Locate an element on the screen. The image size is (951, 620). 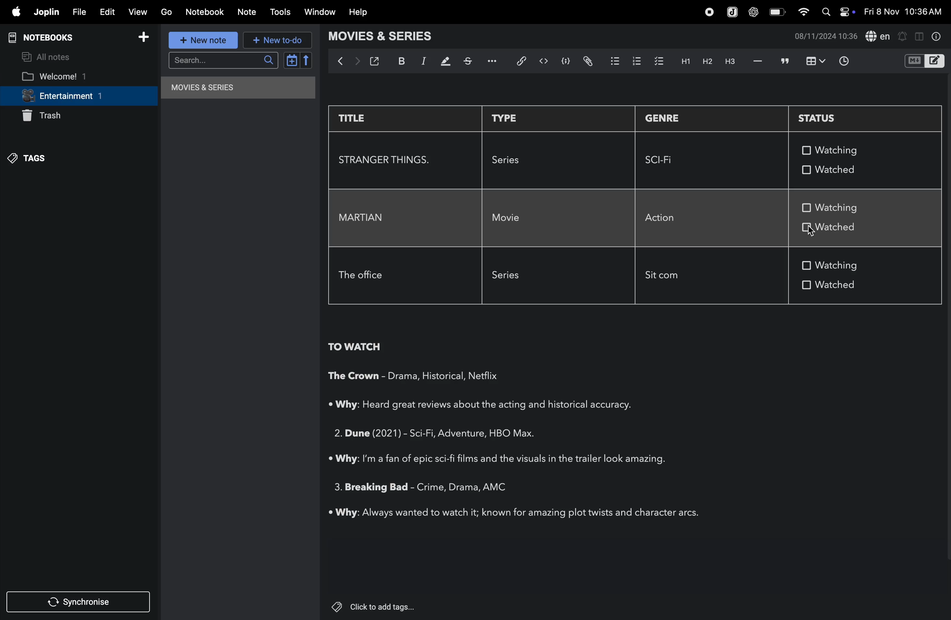
toggle editors is located at coordinates (925, 60).